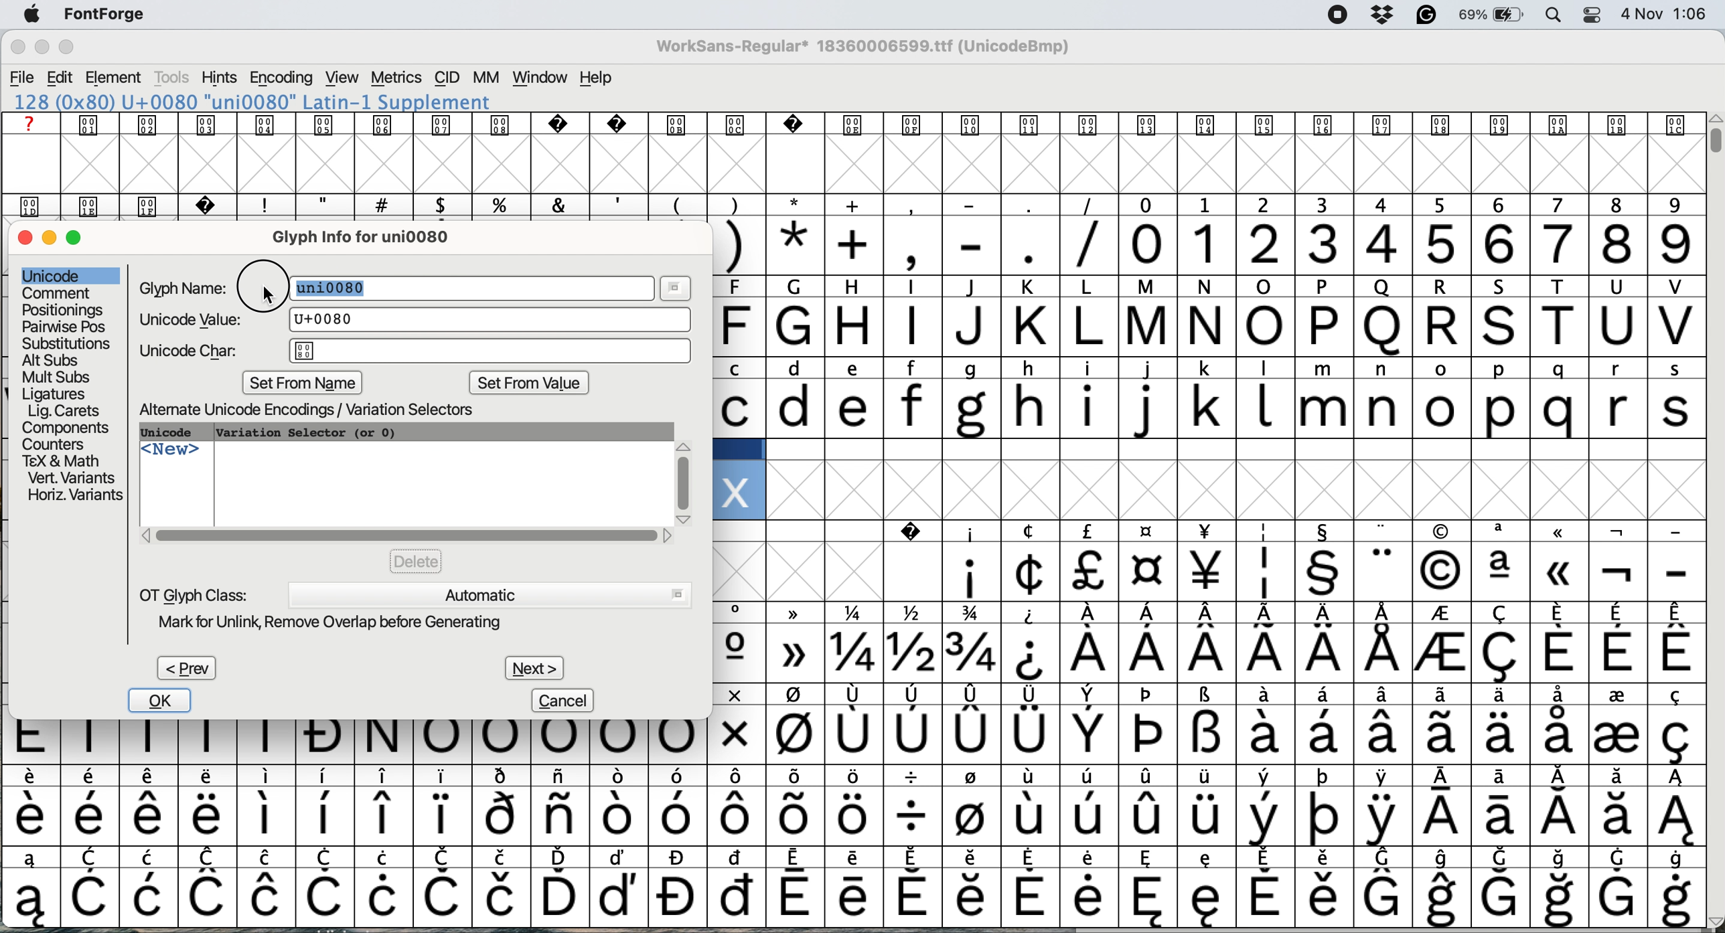 Image resolution: width=1725 pixels, height=933 pixels. I want to click on unicode, so click(54, 274).